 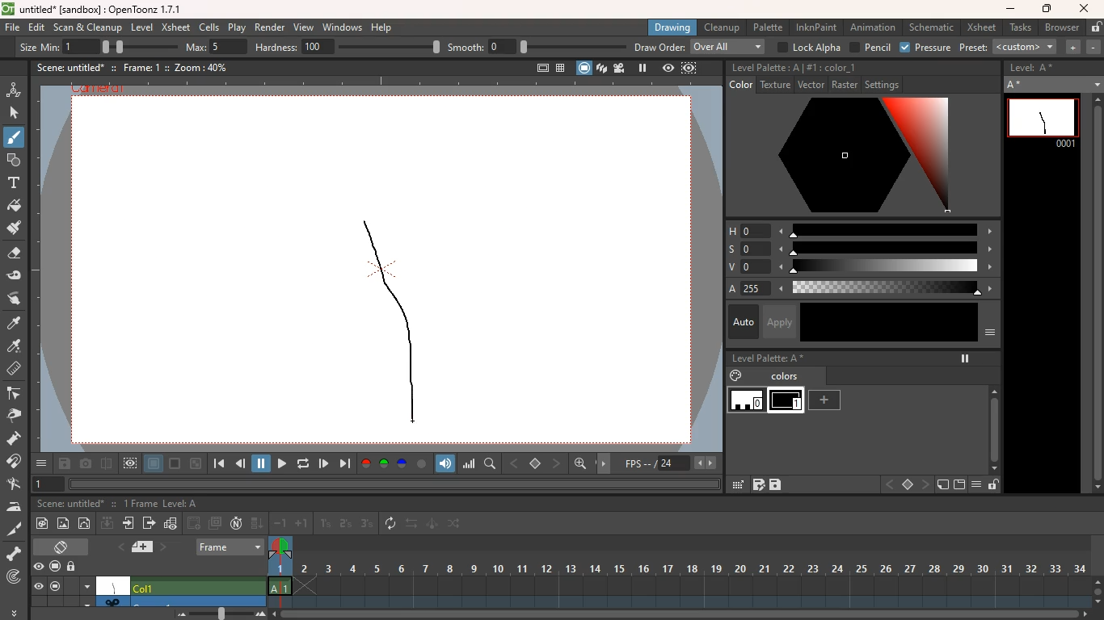 What do you see at coordinates (139, 547) in the screenshot?
I see `layer` at bounding box center [139, 547].